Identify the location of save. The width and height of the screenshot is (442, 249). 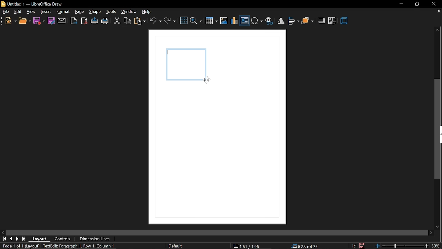
(361, 245).